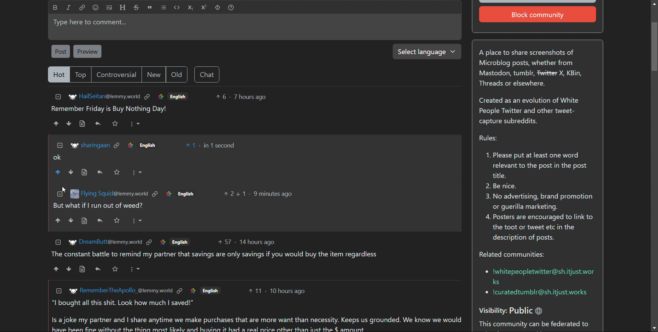 This screenshot has width=658, height=332. Describe the element at coordinates (58, 145) in the screenshot. I see `collapse` at that location.